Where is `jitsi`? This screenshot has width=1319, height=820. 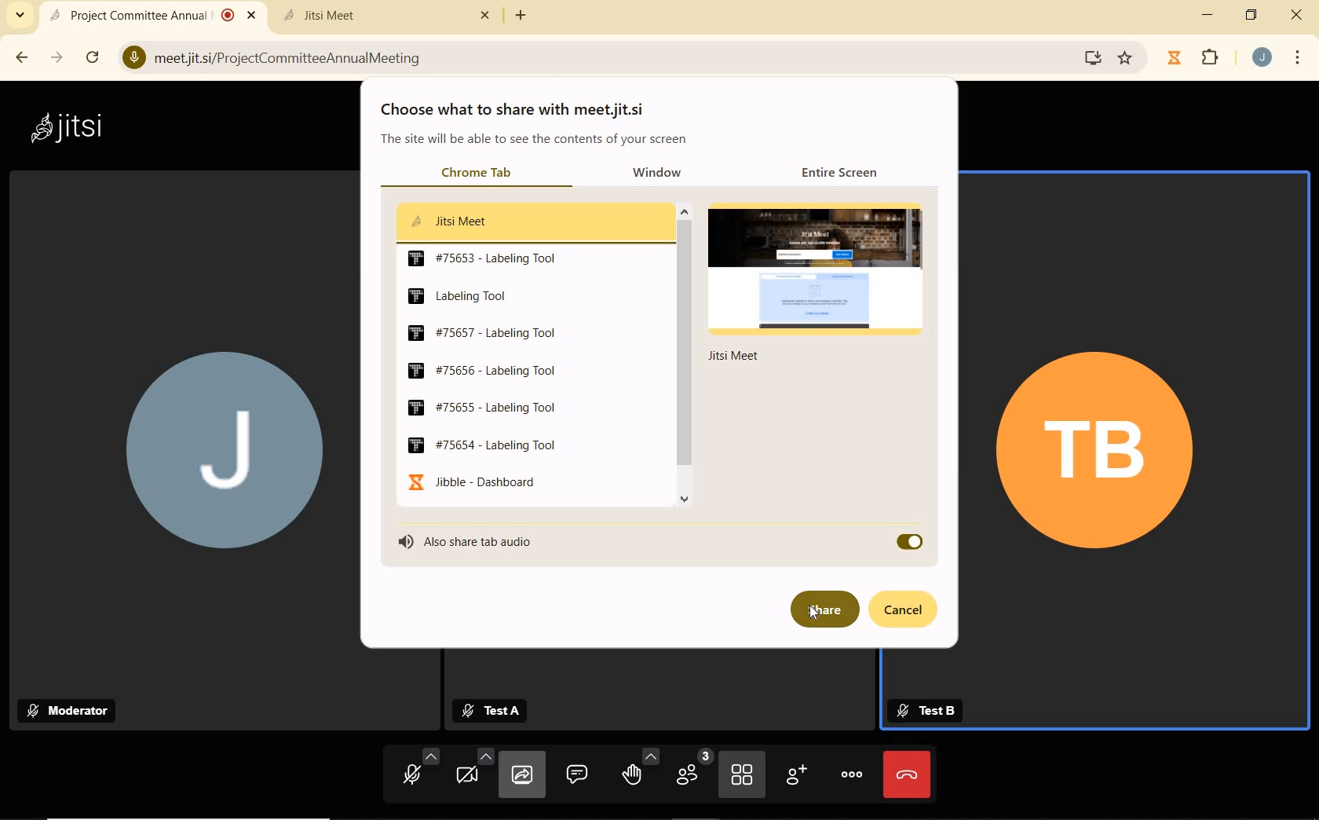 jitsi is located at coordinates (65, 126).